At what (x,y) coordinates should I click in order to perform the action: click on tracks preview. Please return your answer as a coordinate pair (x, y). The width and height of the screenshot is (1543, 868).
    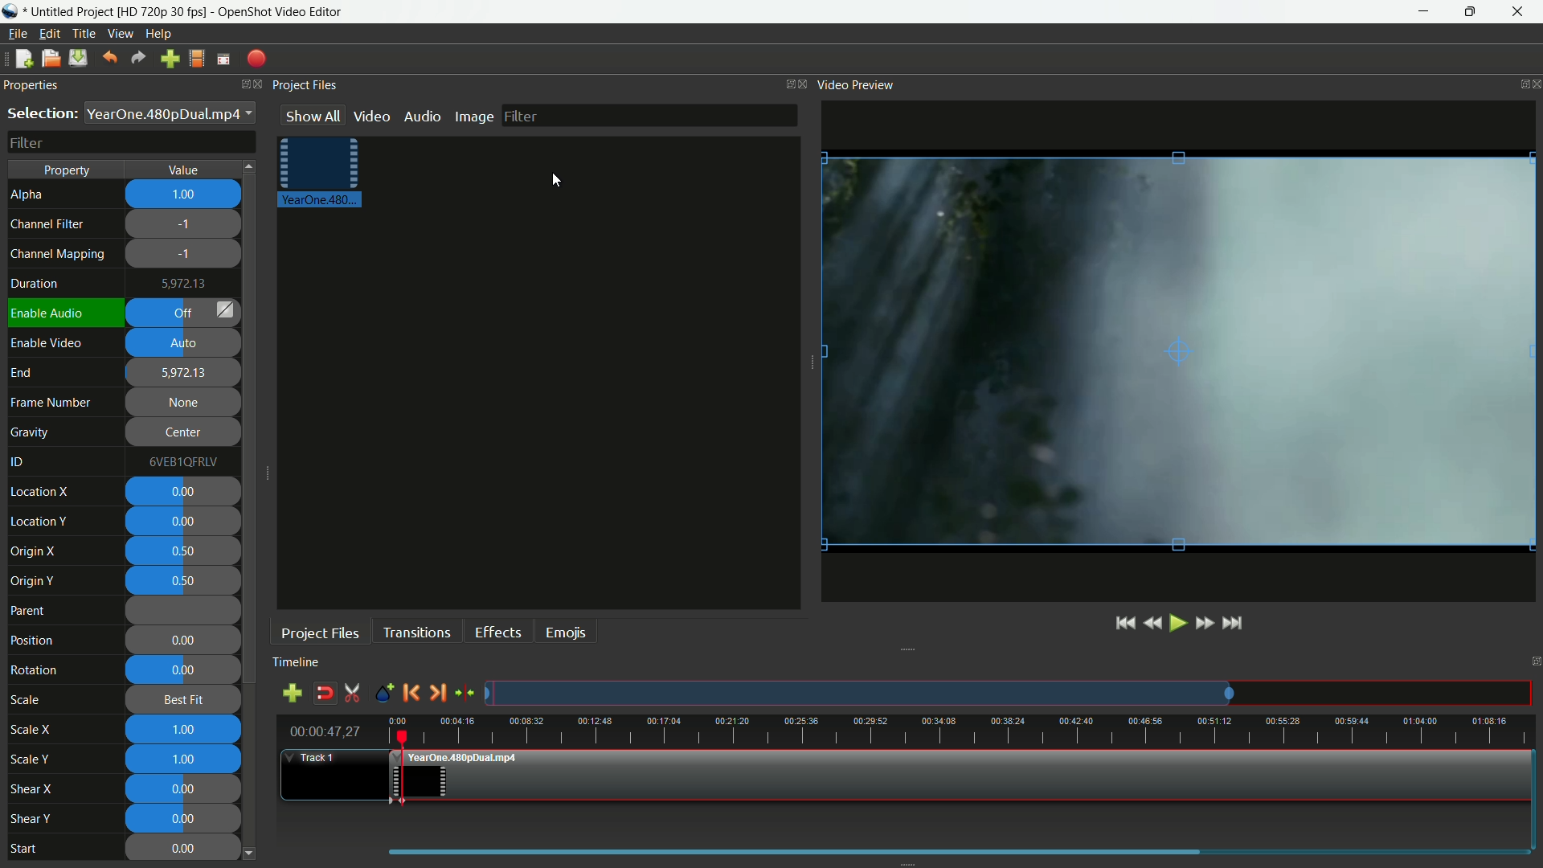
    Looking at the image, I should click on (1013, 691).